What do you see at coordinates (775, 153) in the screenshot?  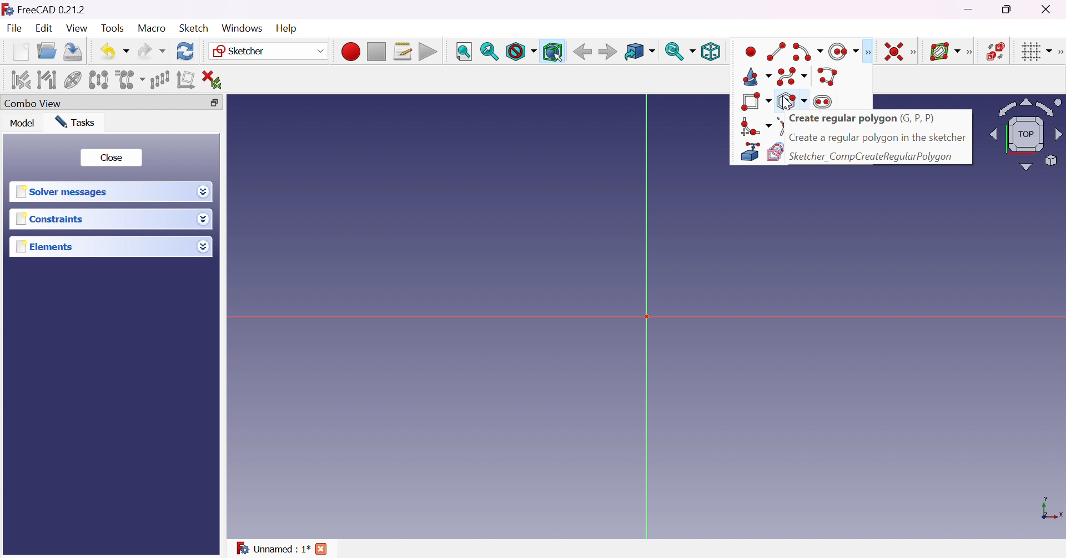 I see `Create carbon copy` at bounding box center [775, 153].